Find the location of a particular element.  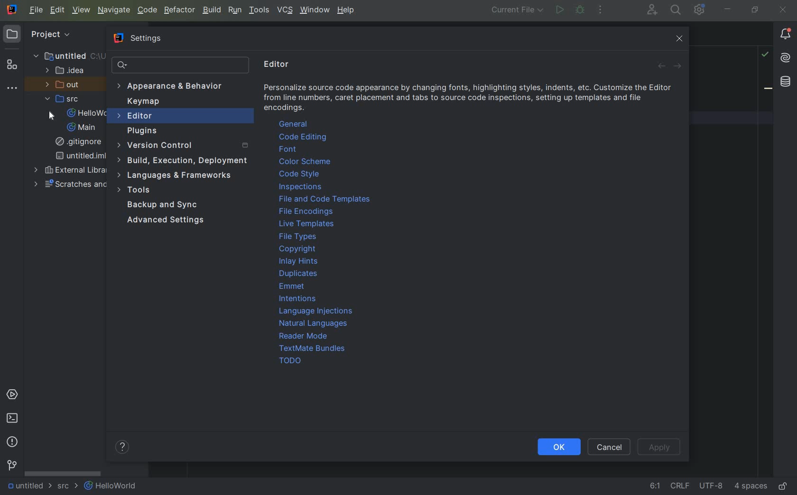

code style is located at coordinates (302, 175).